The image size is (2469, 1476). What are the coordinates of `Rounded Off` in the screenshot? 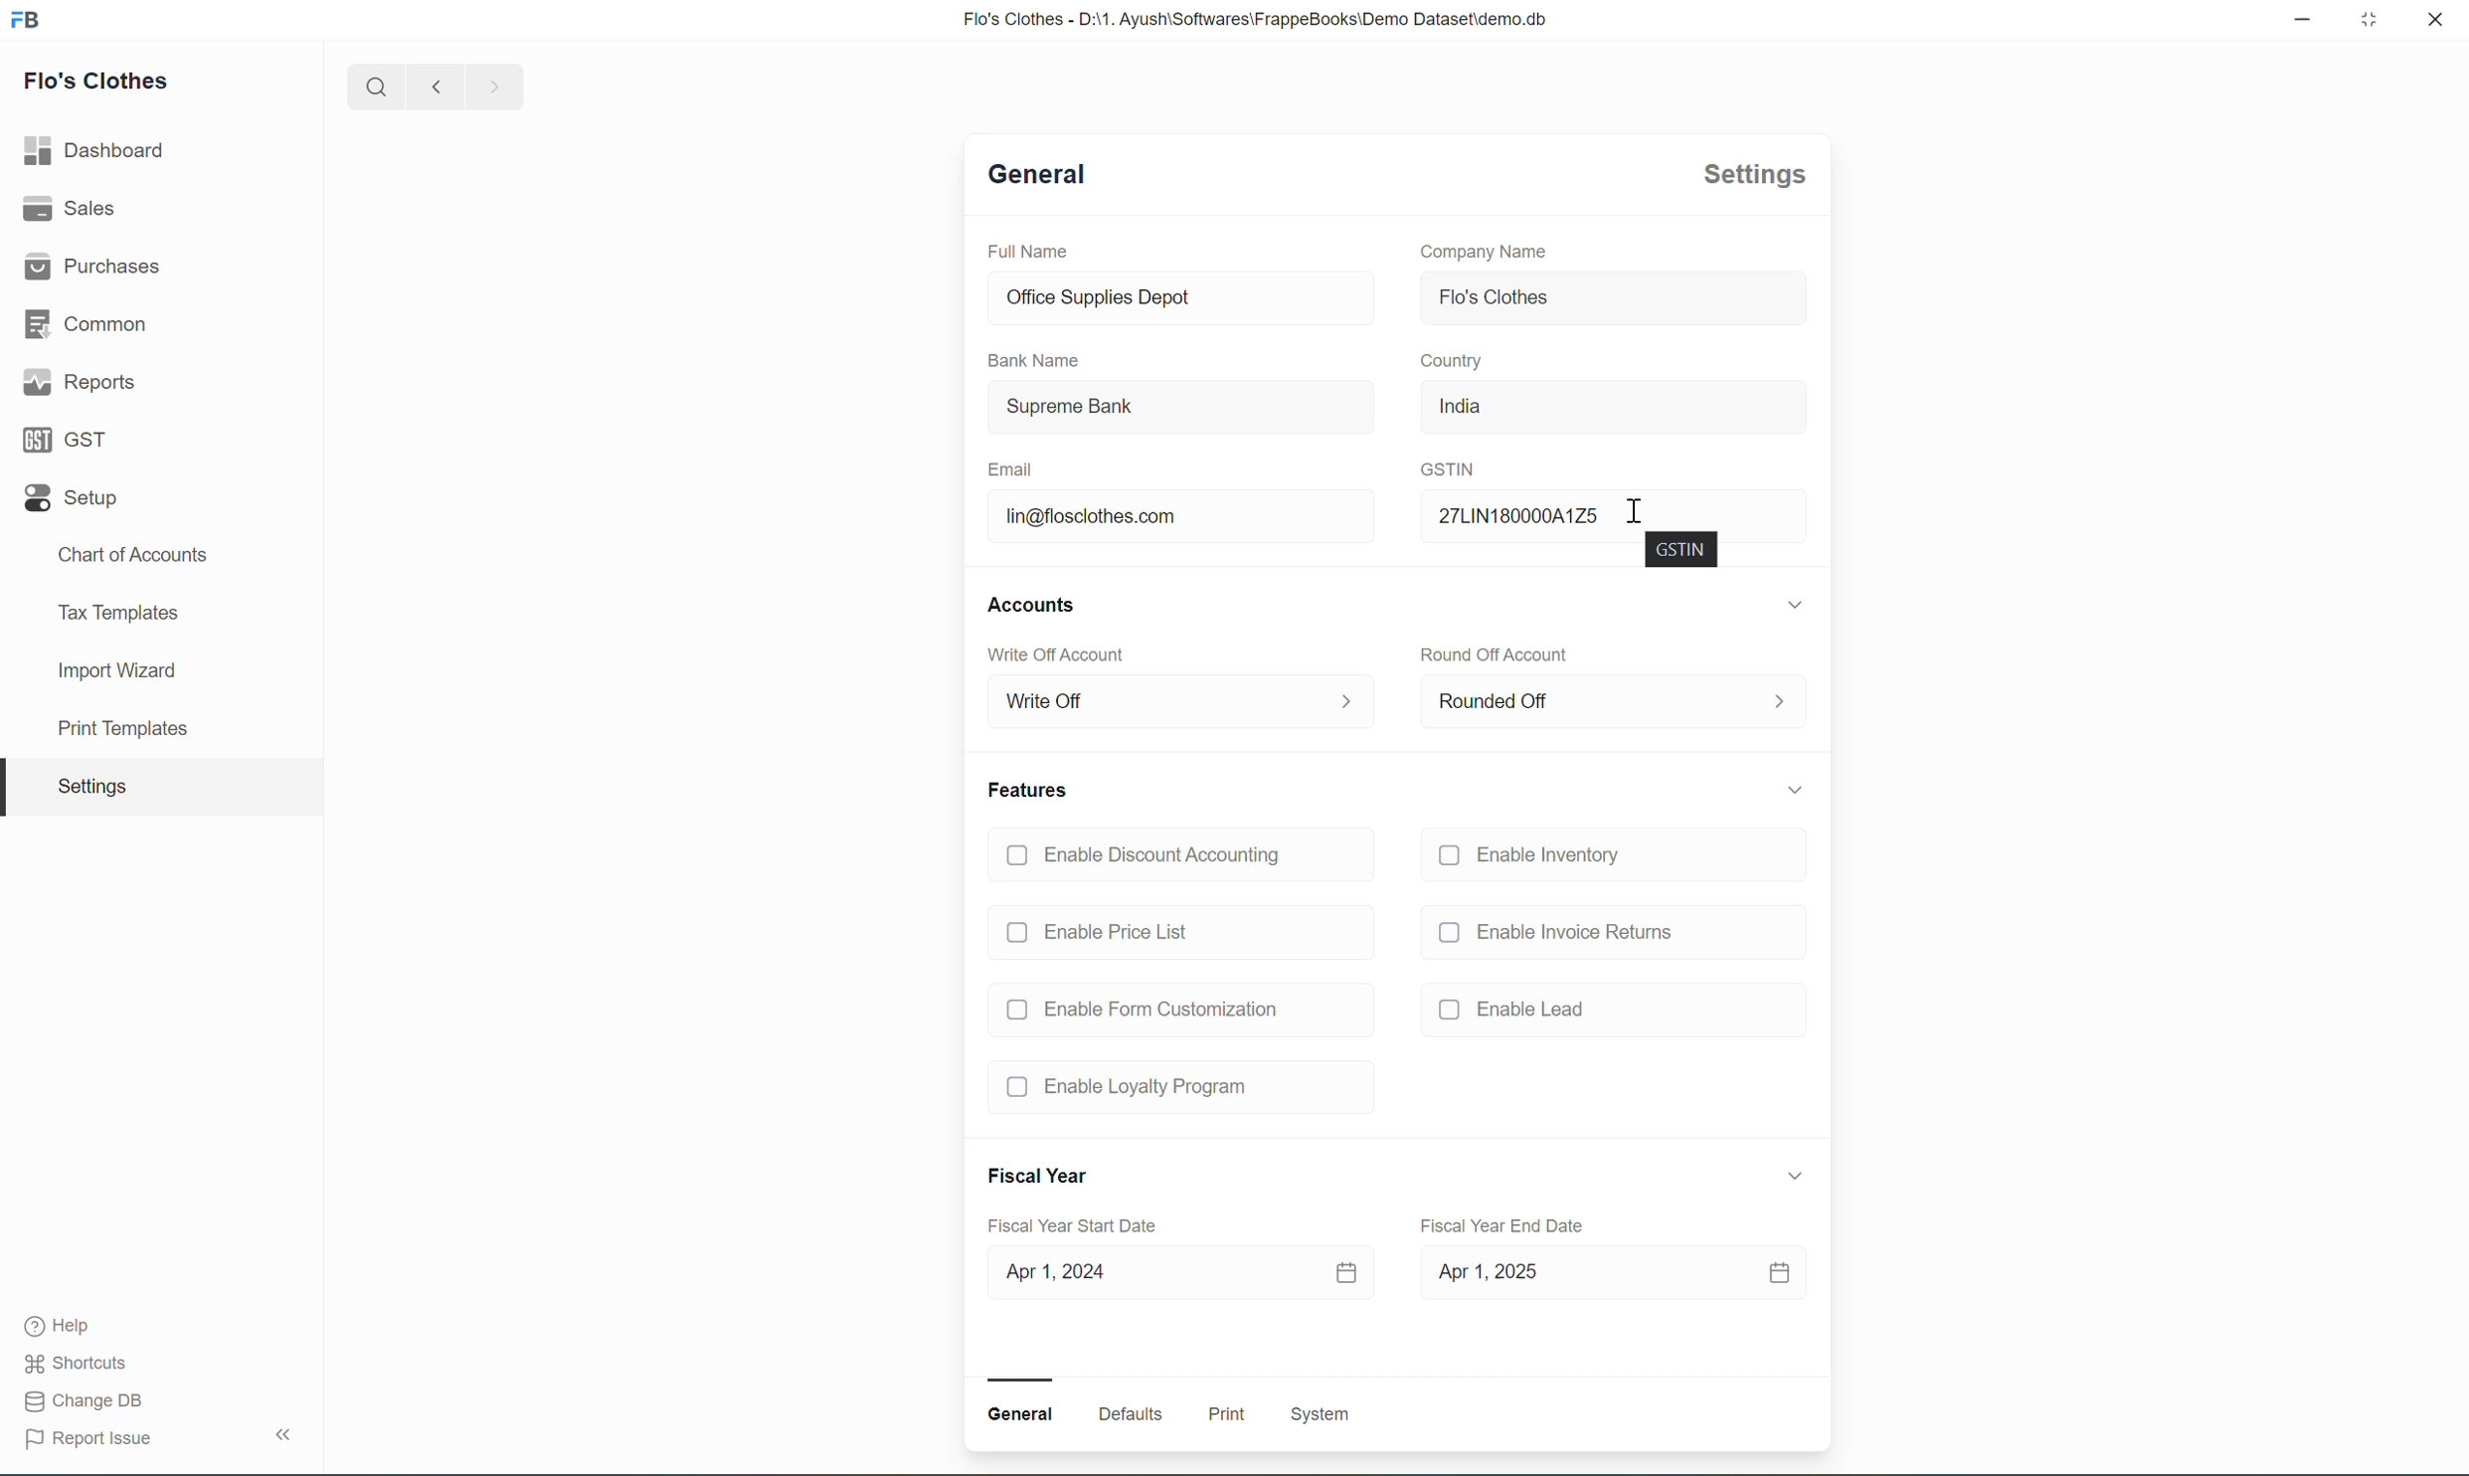 It's located at (1613, 702).